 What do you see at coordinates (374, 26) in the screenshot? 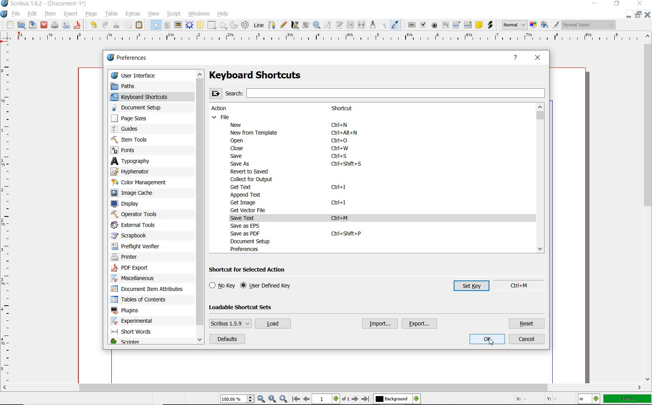
I see `measurements` at bounding box center [374, 26].